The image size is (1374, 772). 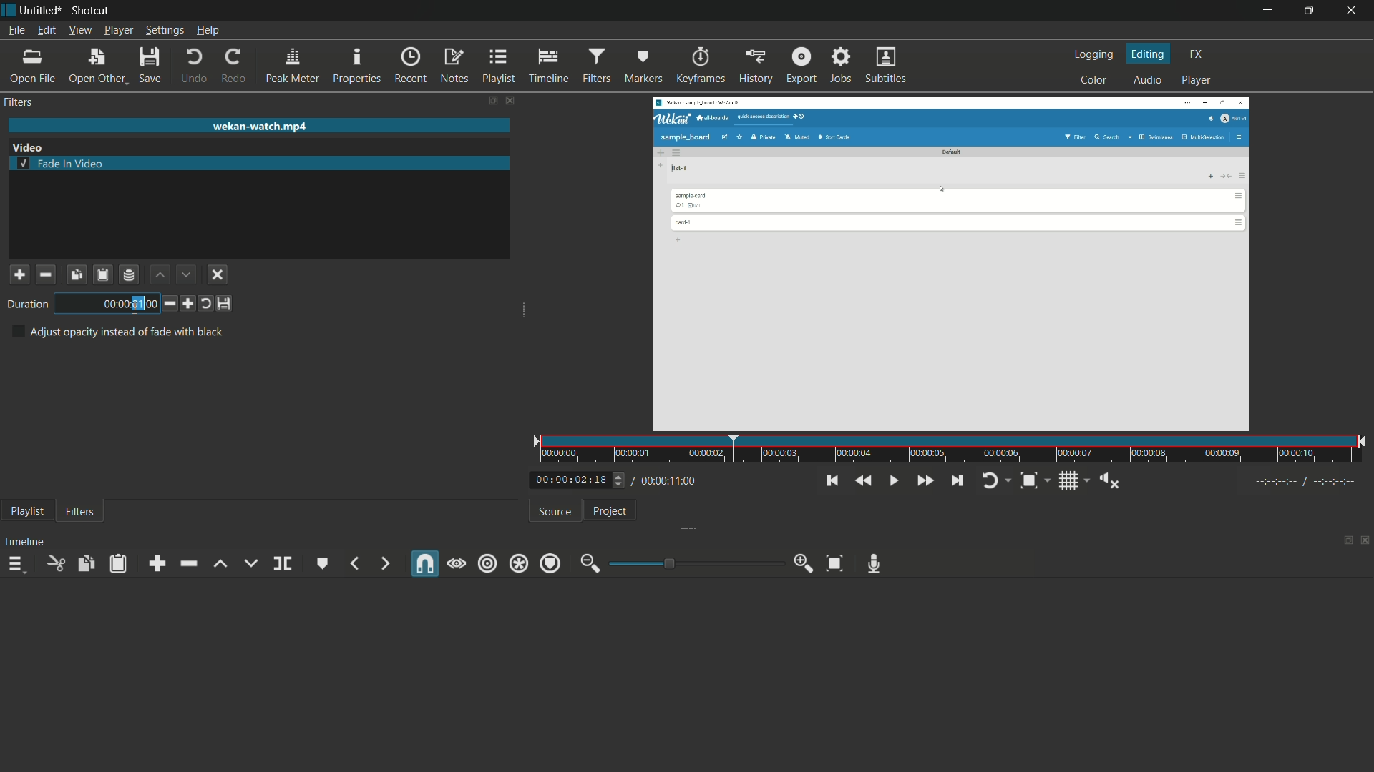 What do you see at coordinates (1111, 482) in the screenshot?
I see `show volume control` at bounding box center [1111, 482].